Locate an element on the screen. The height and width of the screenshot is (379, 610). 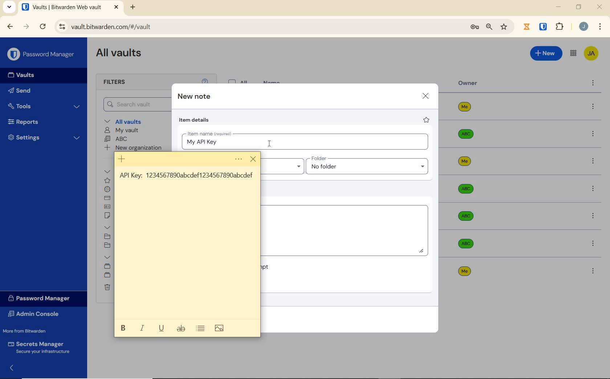
Master password re-prompt is located at coordinates (265, 266).